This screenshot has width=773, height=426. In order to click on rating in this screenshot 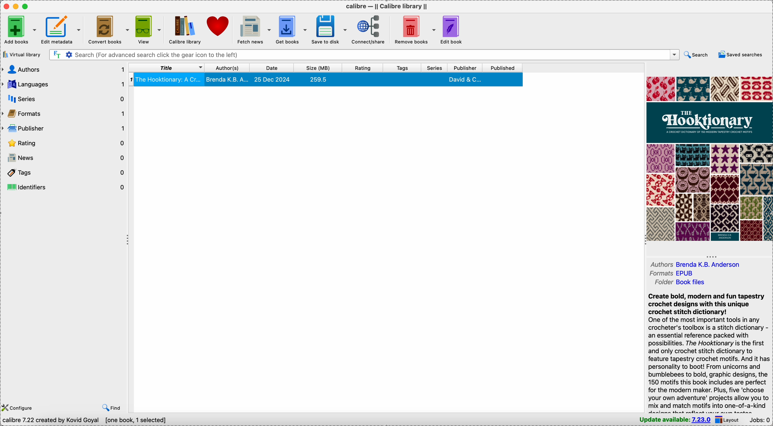, I will do `click(361, 67)`.